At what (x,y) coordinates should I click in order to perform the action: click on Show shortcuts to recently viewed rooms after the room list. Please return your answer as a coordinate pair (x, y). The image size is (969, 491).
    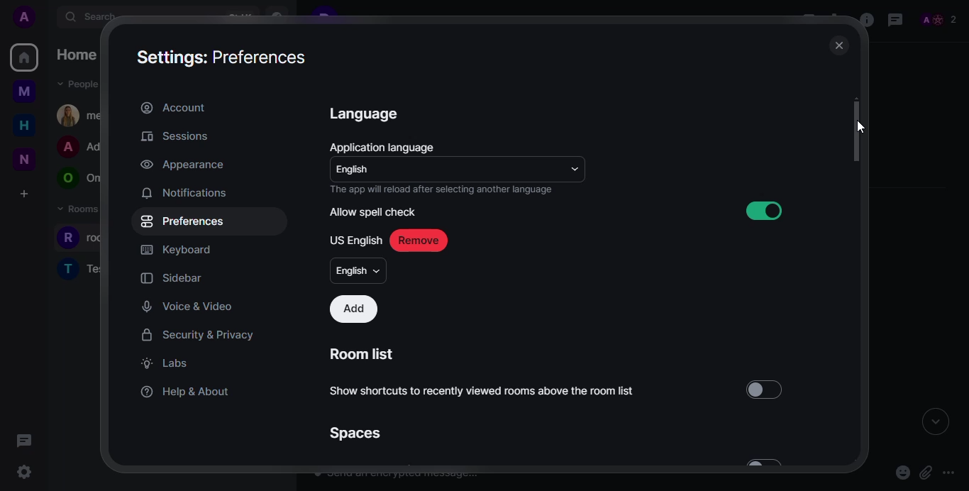
    Looking at the image, I should click on (483, 390).